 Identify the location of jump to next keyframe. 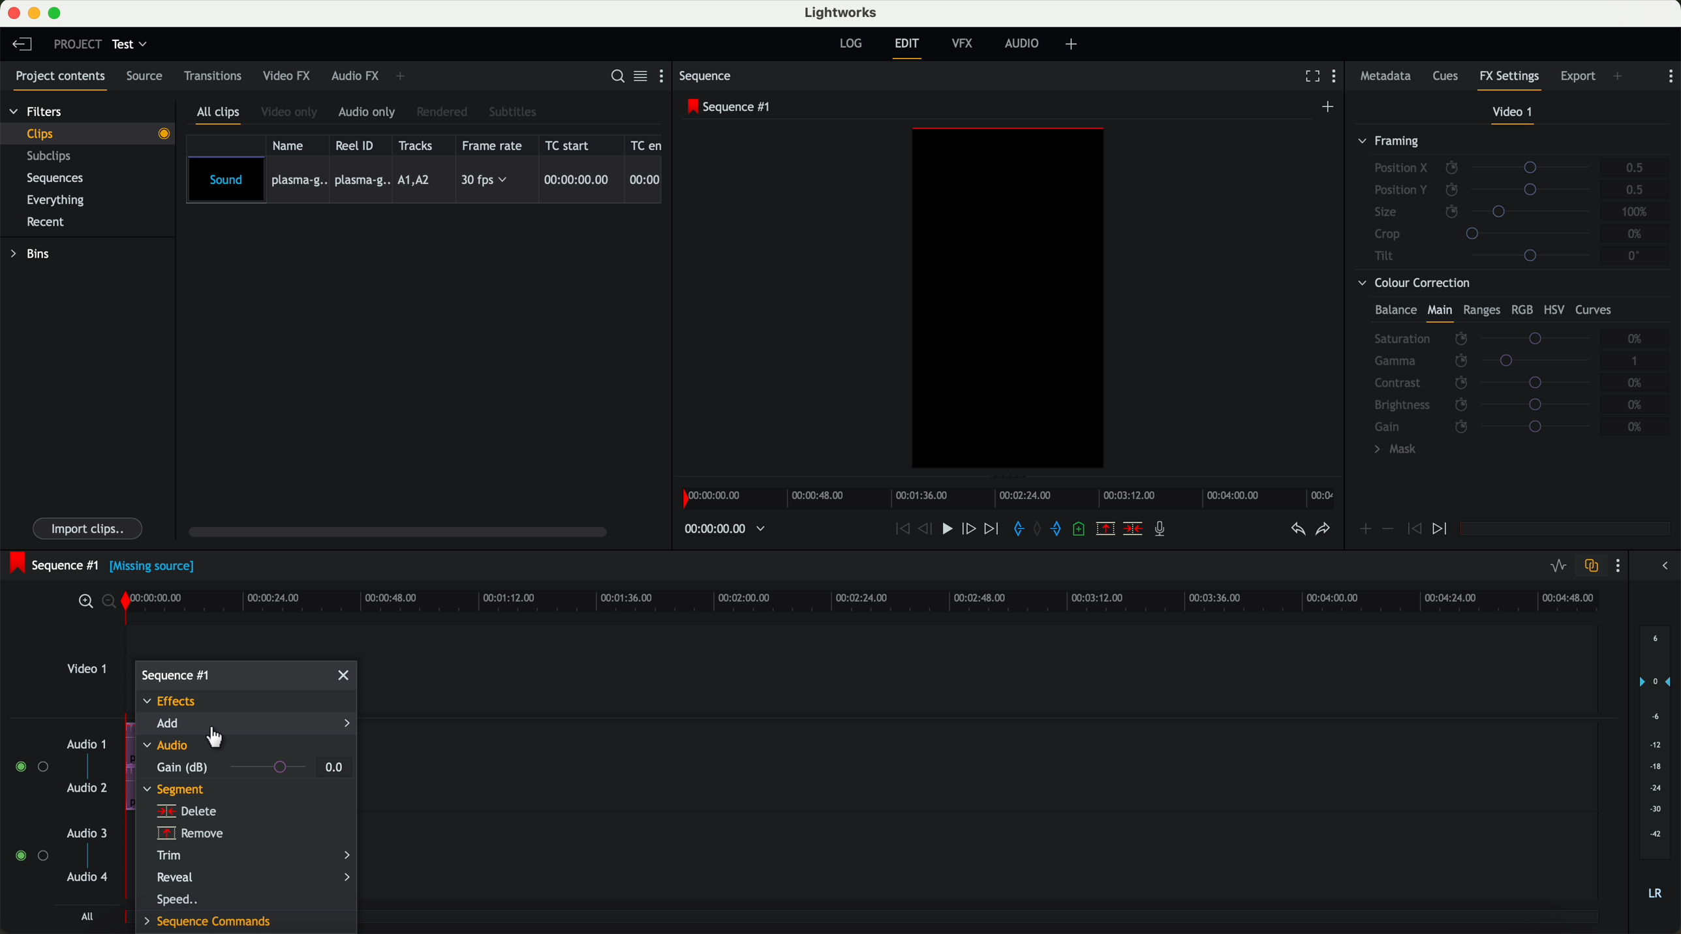
(1442, 530).